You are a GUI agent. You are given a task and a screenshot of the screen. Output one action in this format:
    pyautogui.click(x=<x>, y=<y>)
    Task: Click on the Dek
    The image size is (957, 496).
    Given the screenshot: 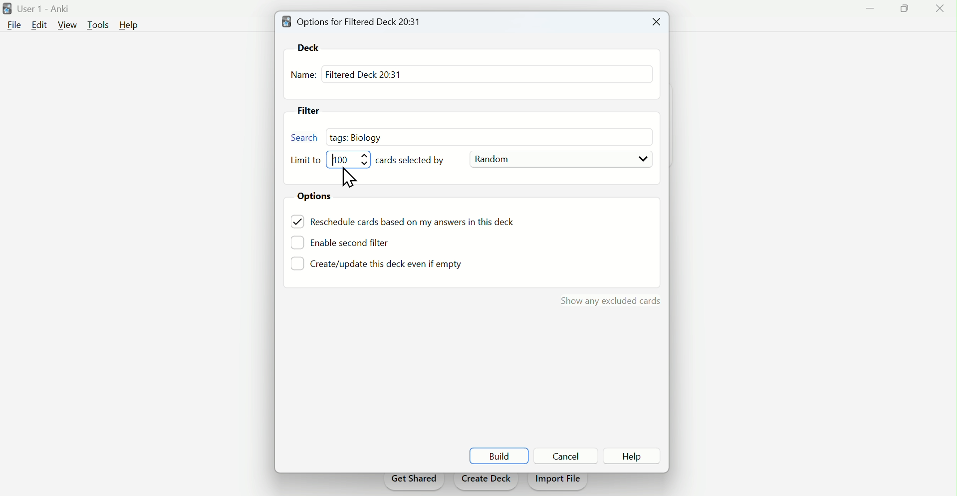 What is the action you would take?
    pyautogui.click(x=312, y=47)
    